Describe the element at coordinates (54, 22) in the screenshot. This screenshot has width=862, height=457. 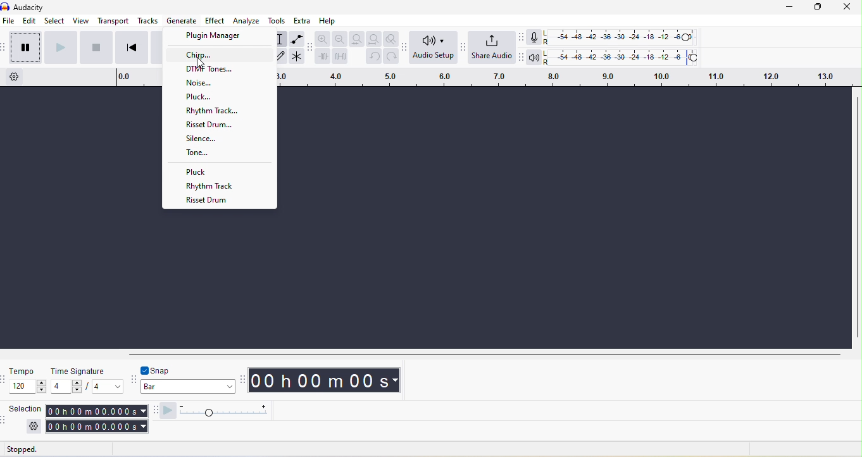
I see `select` at that location.